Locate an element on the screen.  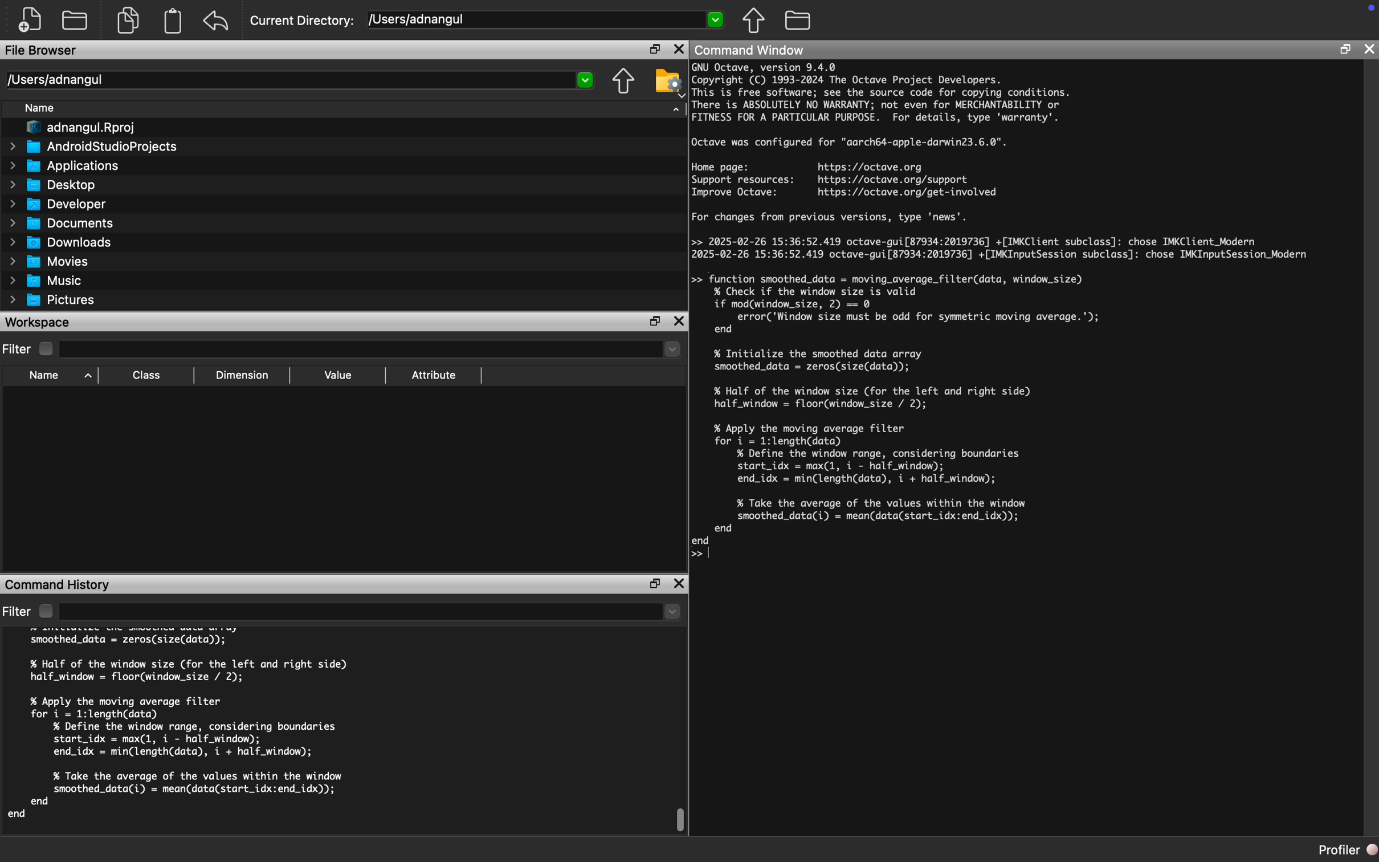
/Users/adnangul  is located at coordinates (544, 21).